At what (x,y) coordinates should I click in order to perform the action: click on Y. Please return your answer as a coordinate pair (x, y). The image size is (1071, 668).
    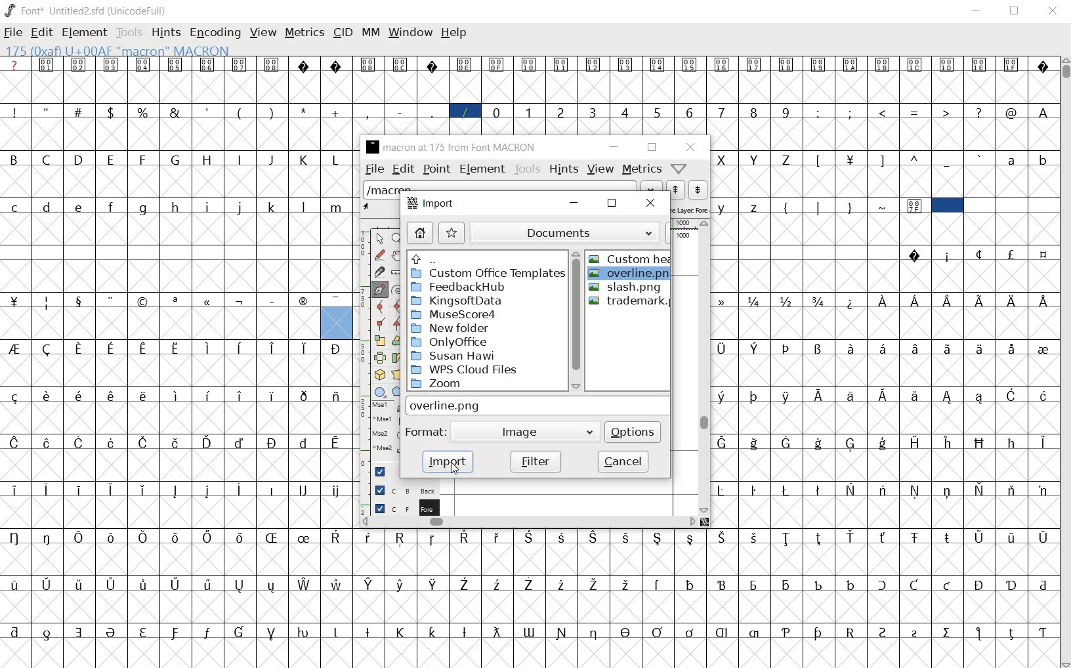
    Looking at the image, I should click on (755, 158).